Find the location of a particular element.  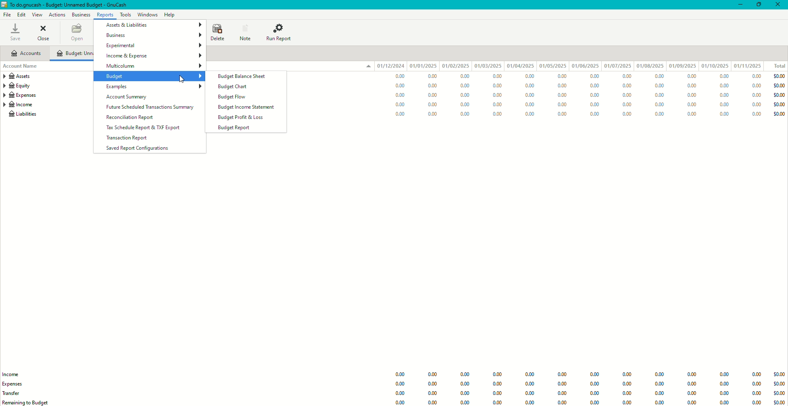

0.00 is located at coordinates (692, 87).